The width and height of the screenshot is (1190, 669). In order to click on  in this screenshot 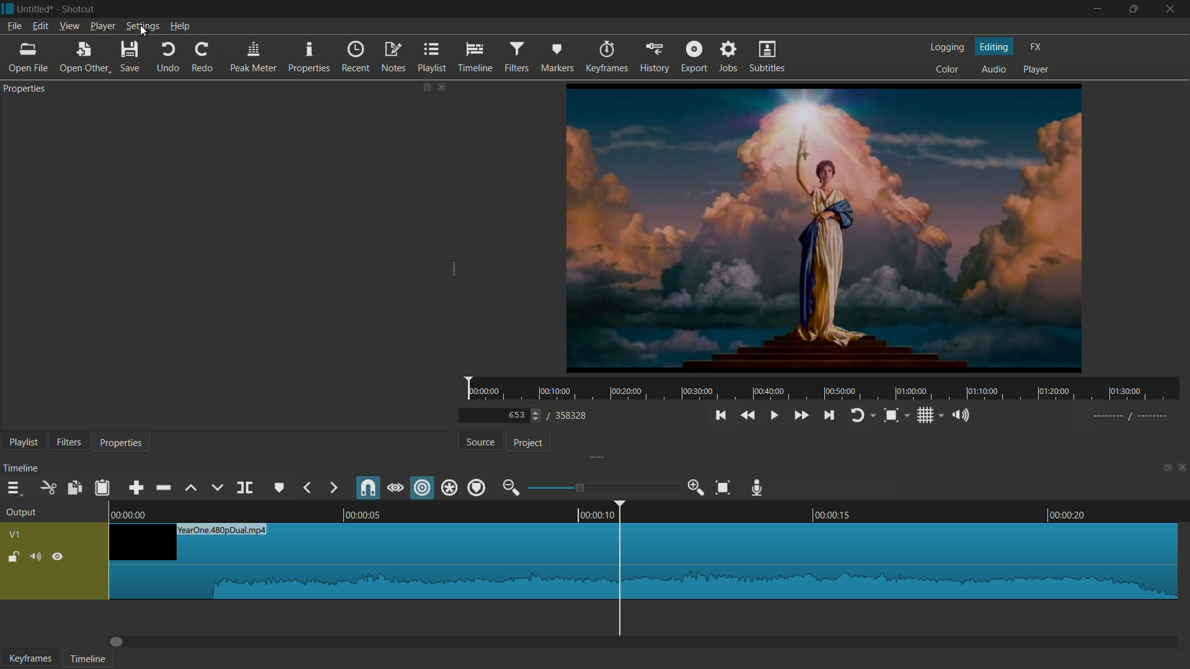, I will do `click(527, 444)`.